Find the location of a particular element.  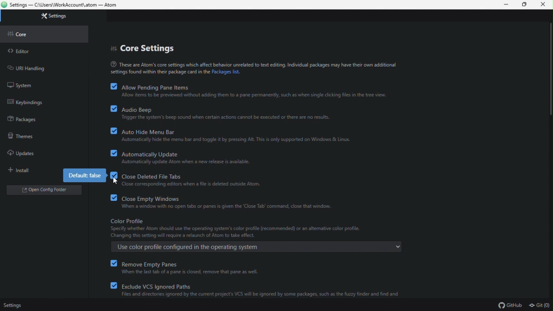

settings is located at coordinates (14, 306).